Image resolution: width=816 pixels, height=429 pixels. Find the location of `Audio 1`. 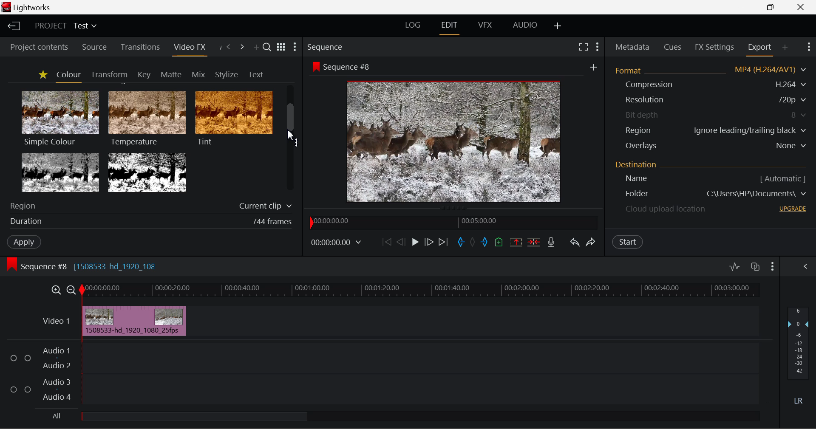

Audio 1 is located at coordinates (55, 351).